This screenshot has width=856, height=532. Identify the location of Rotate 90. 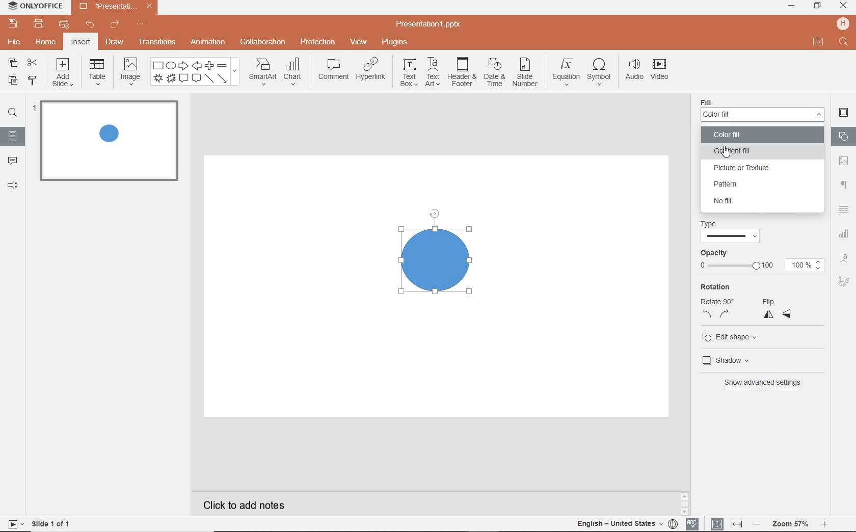
(717, 301).